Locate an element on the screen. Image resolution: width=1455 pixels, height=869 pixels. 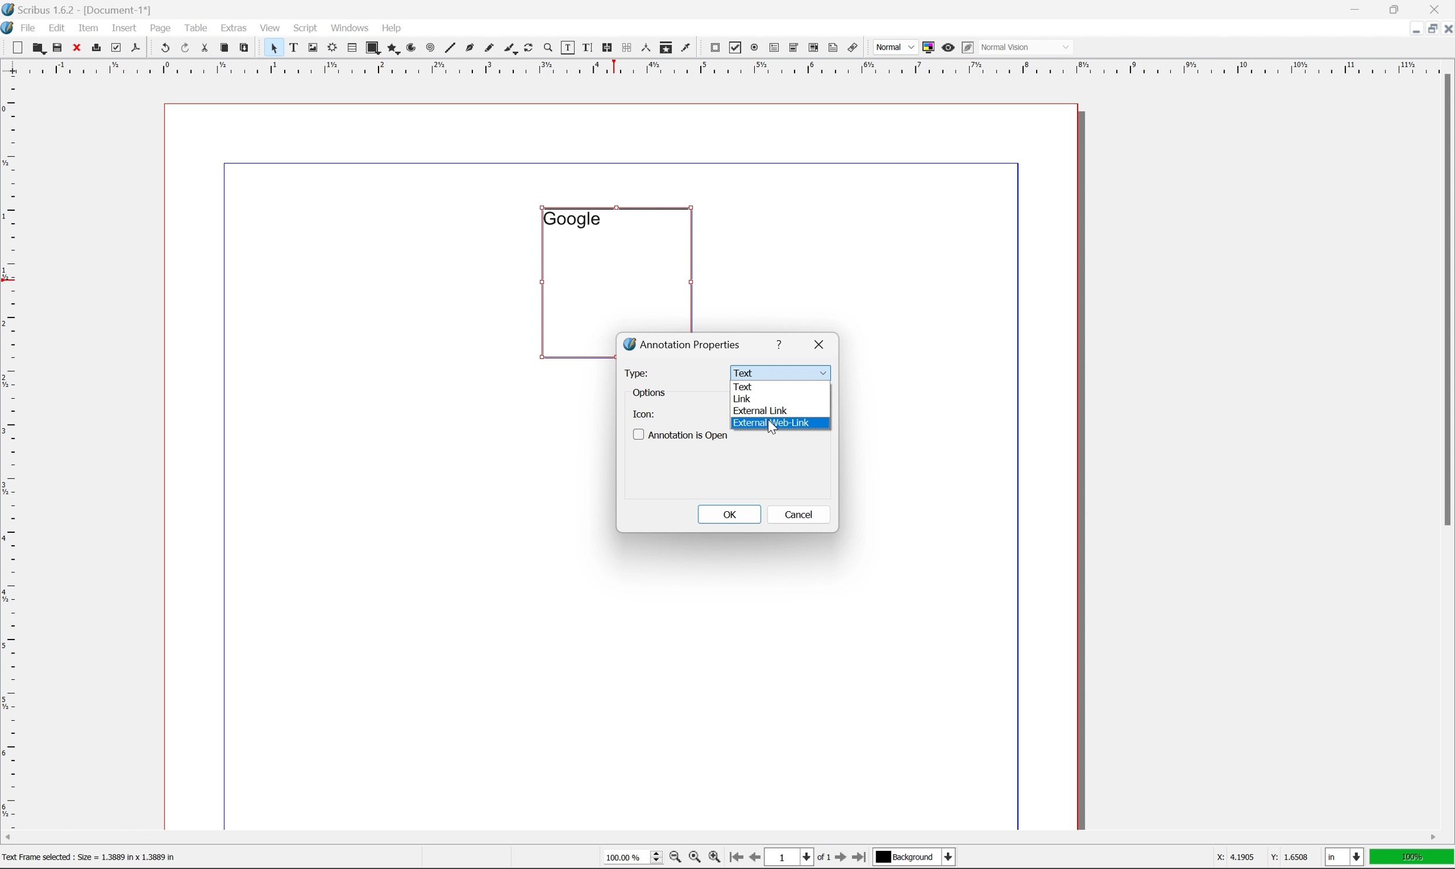
OK is located at coordinates (728, 516).